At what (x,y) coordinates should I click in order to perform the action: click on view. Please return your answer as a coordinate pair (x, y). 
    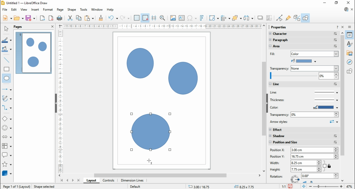
    Looking at the image, I should click on (24, 9).